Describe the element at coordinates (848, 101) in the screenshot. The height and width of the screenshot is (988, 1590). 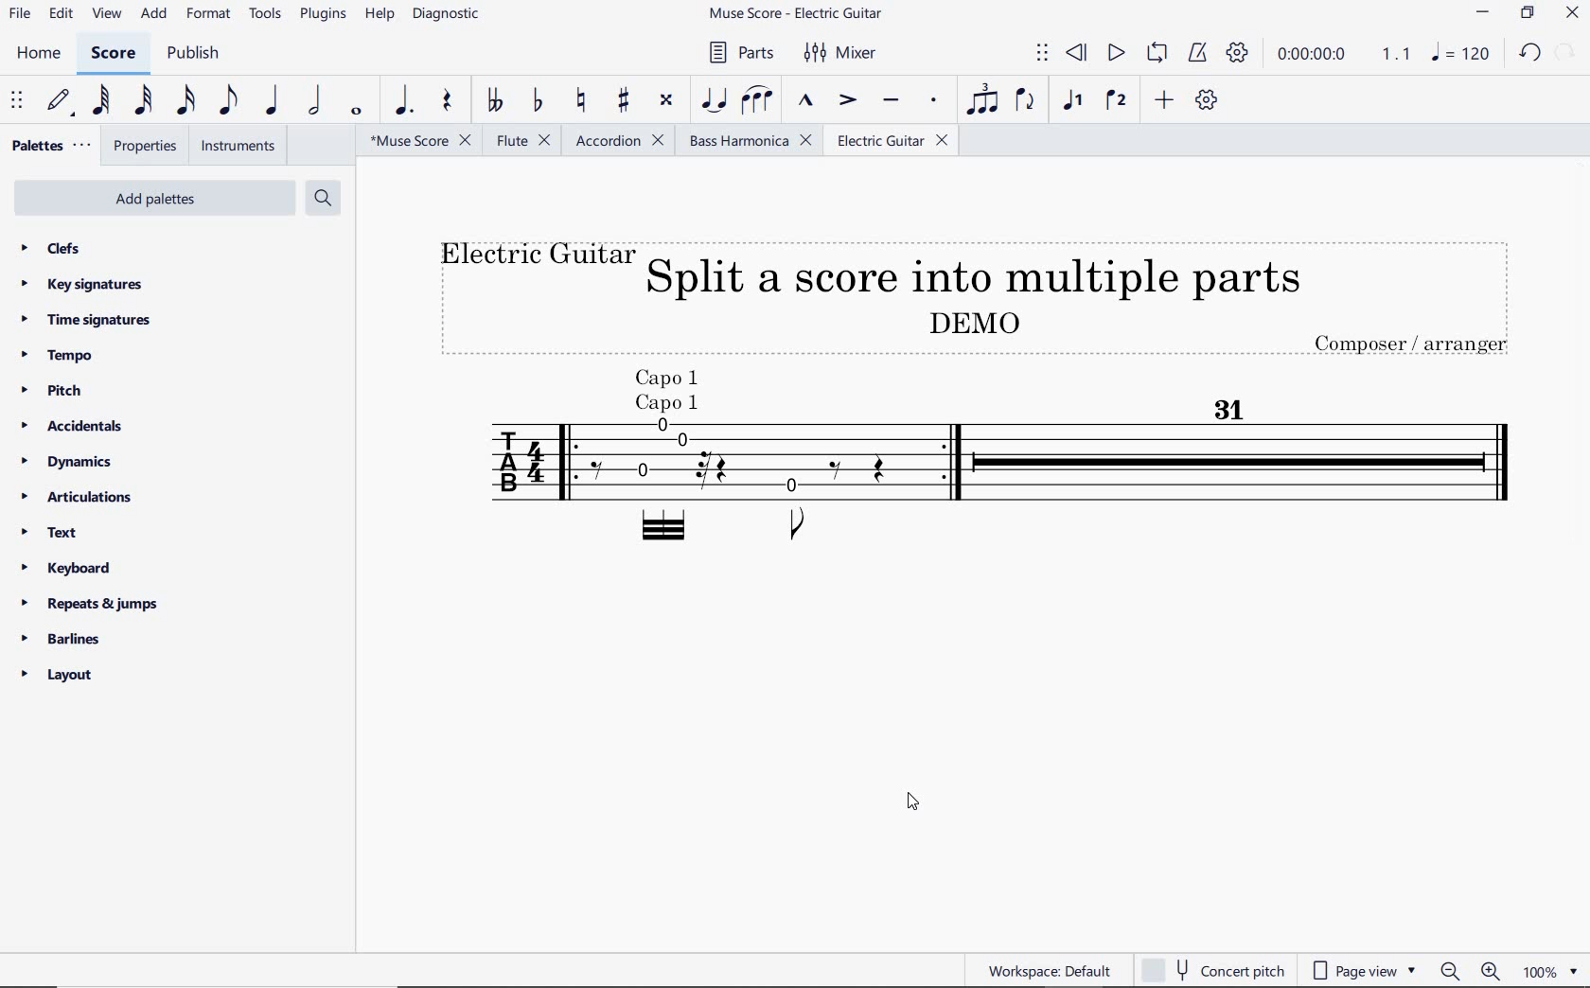
I see `accent` at that location.